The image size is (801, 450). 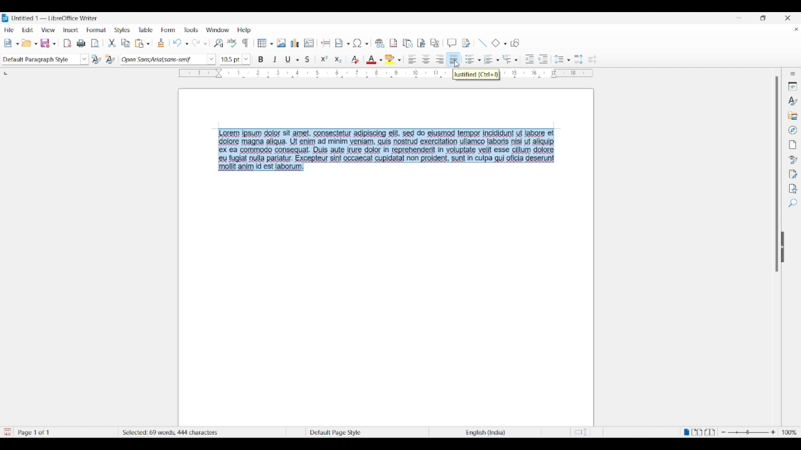 What do you see at coordinates (392, 151) in the screenshot?
I see `Lorem ipsum dolor sit ames, consectetur agipiscing elif, sed do eiusmod tempor incigidunt uf labore et
dolore magna aliqua. Ut enim ad minim veniam, quis nostrud exercitation ullameo labors nisi ut aliquip
ex ea commodo consequat. Duis aute irre dolor in reprehendexi! in yoluptate velit esse cillum dolore
eu fugiat nulla pariatur. Excepleur sint occaecal cupidatal non projdent, sunt in culpa qui oficia deserunt

mollit anim id est laborum.` at bounding box center [392, 151].